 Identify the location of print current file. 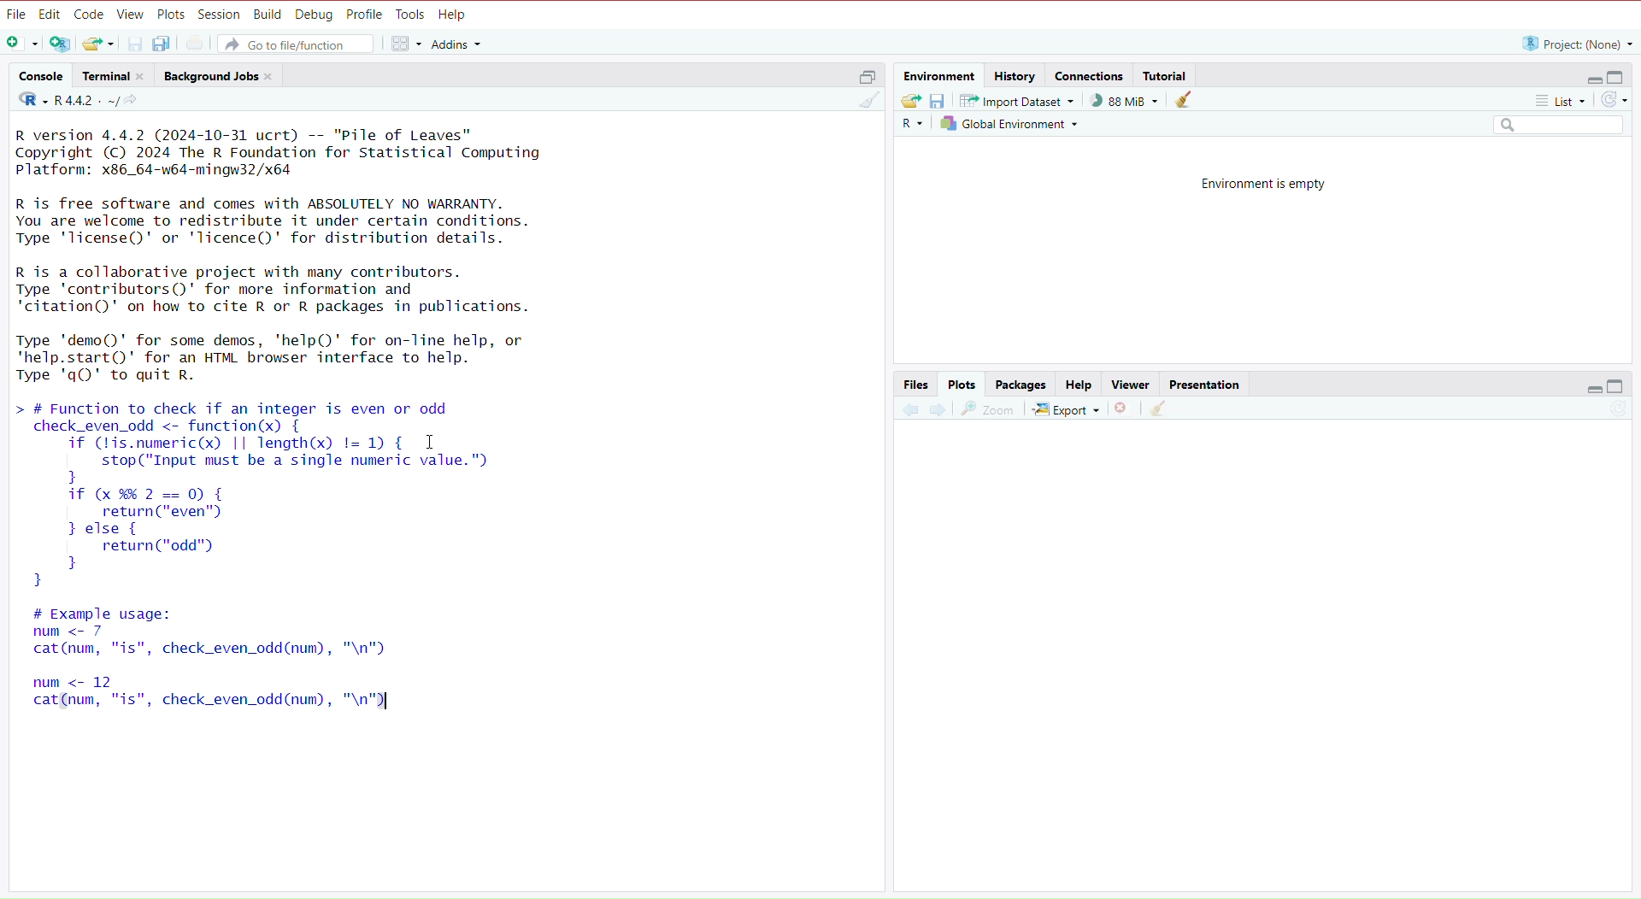
(197, 44).